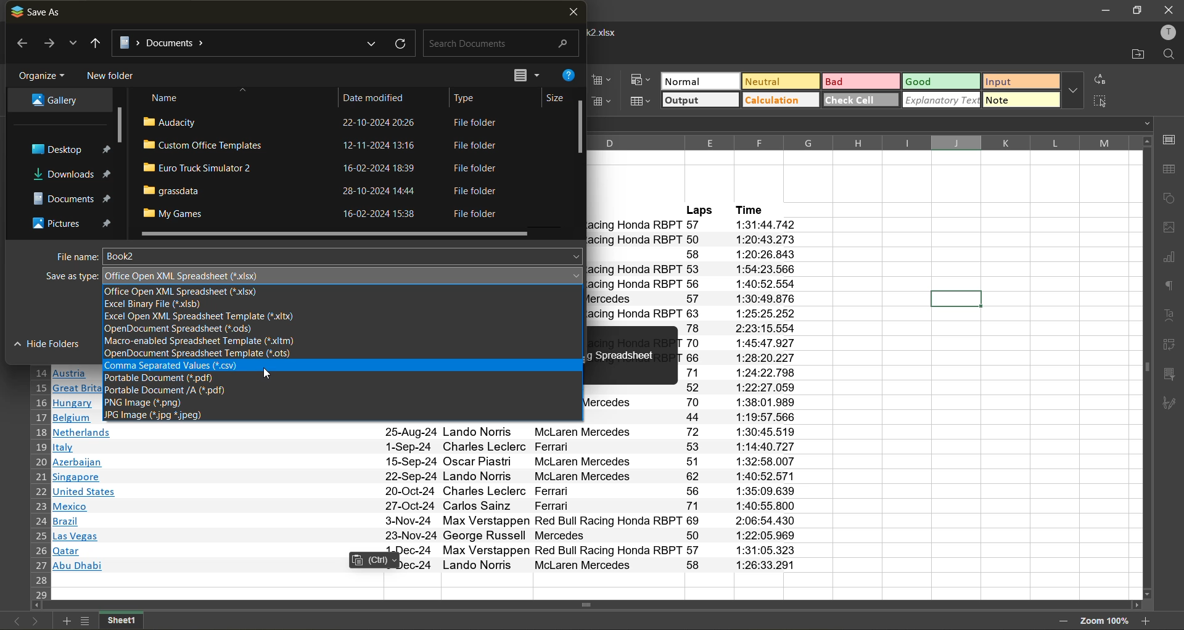 The width and height of the screenshot is (1184, 630). What do you see at coordinates (602, 80) in the screenshot?
I see `insert cells` at bounding box center [602, 80].